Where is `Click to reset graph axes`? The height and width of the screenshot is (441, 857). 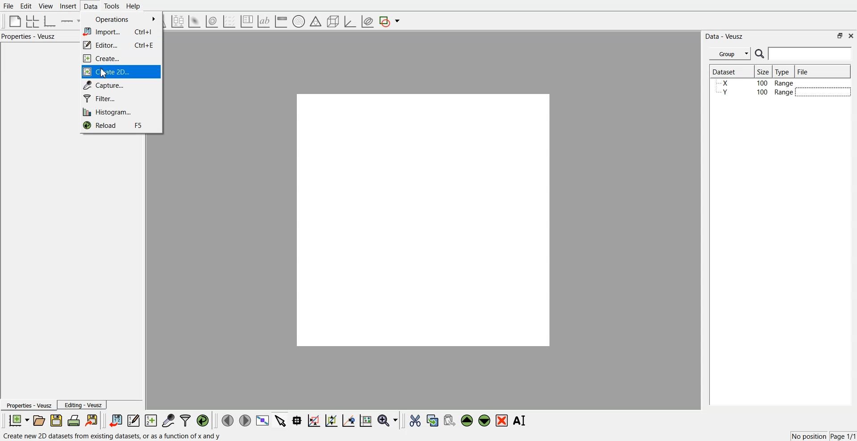
Click to reset graph axes is located at coordinates (366, 420).